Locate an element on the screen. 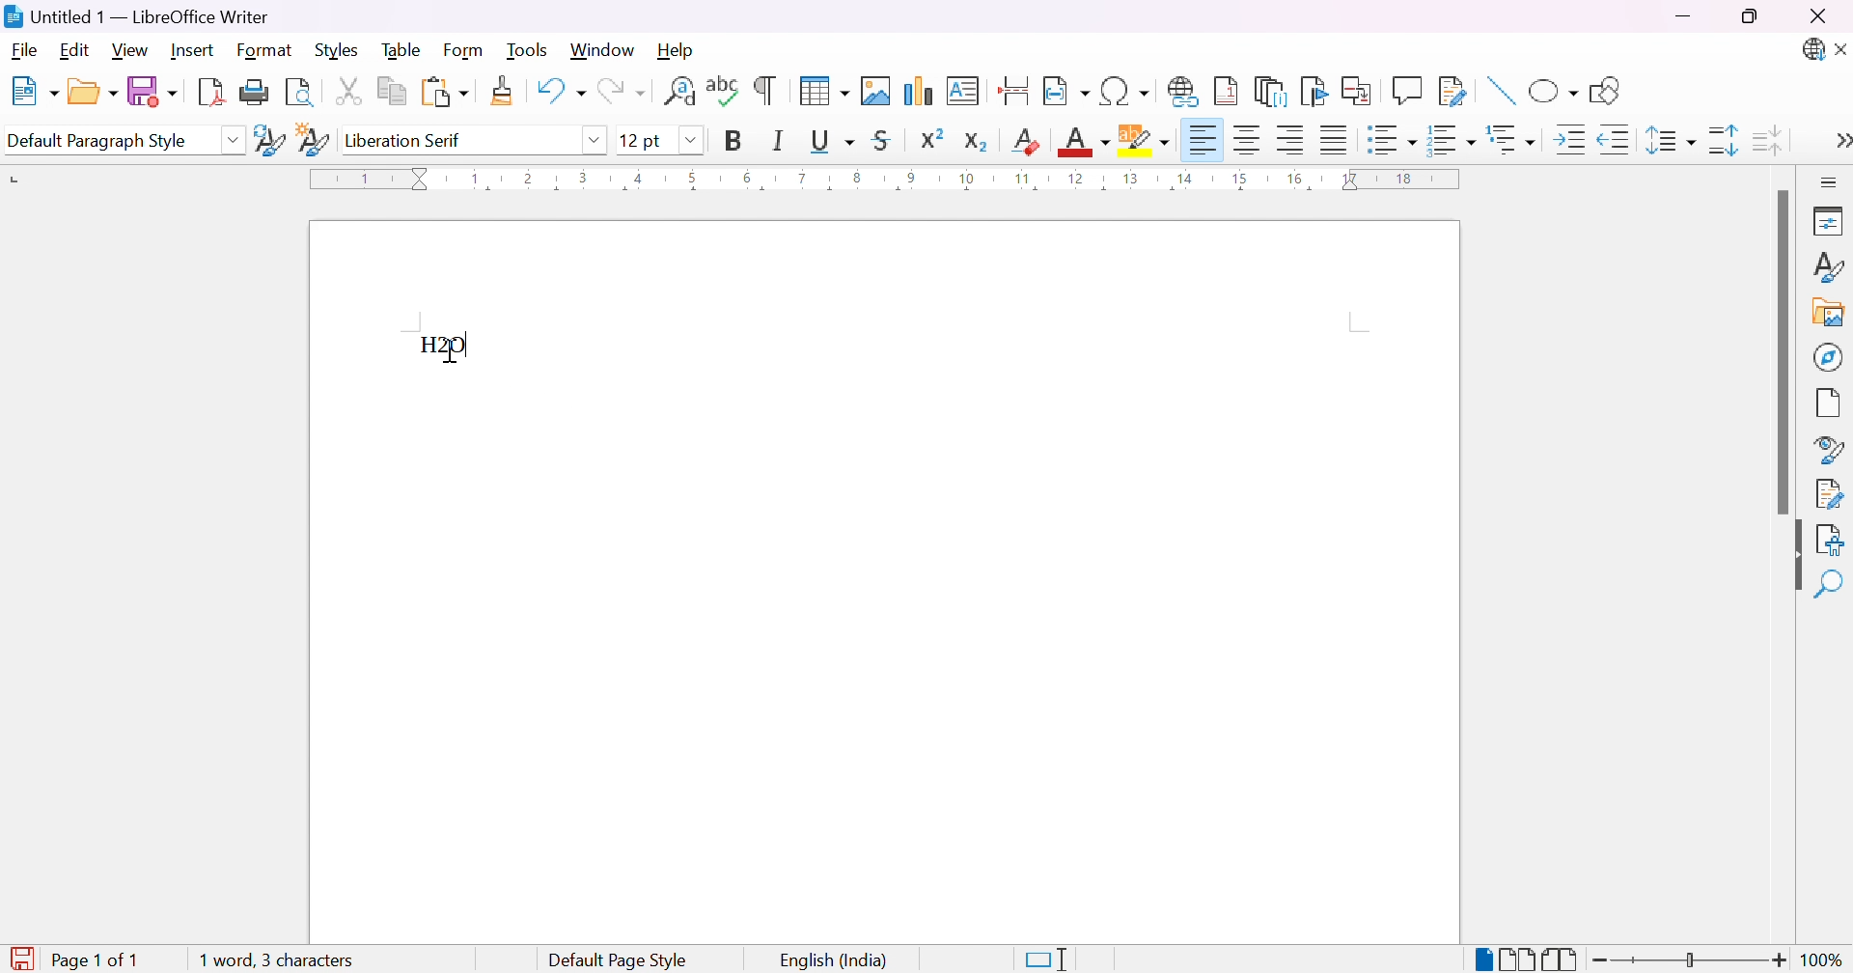 The width and height of the screenshot is (1853, 973). Insert hyperlink is located at coordinates (1184, 91).